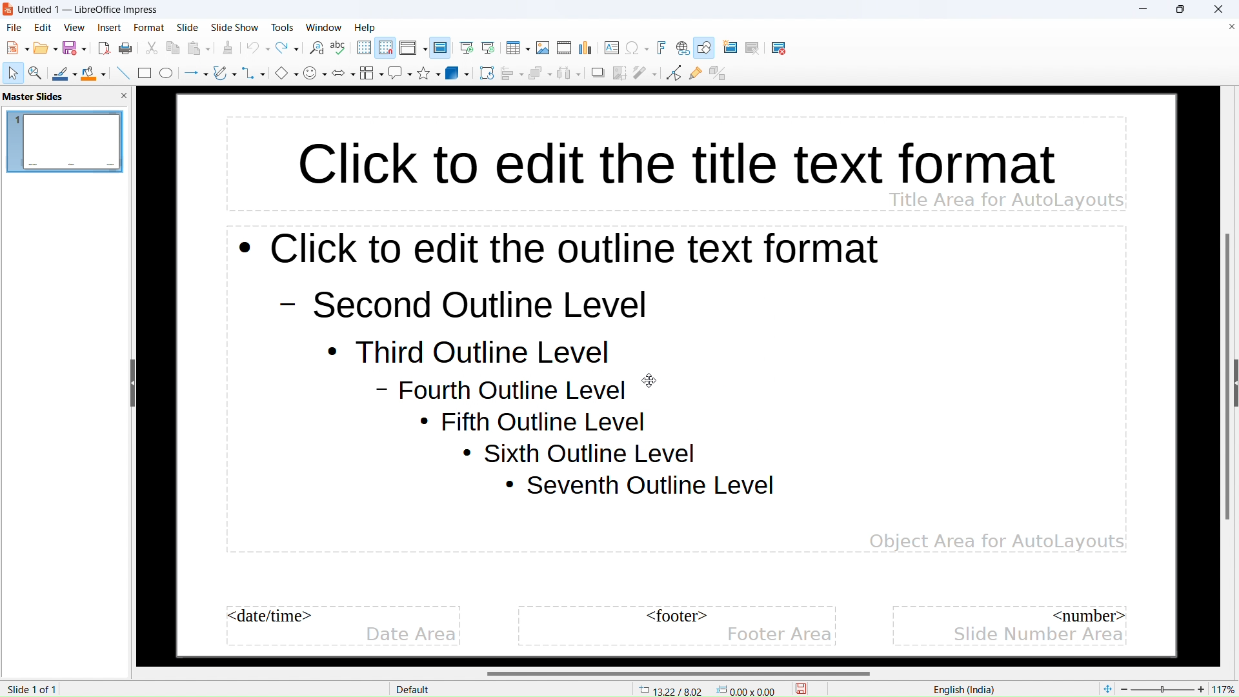 The width and height of the screenshot is (1239, 697). What do you see at coordinates (8, 10) in the screenshot?
I see `logo` at bounding box center [8, 10].